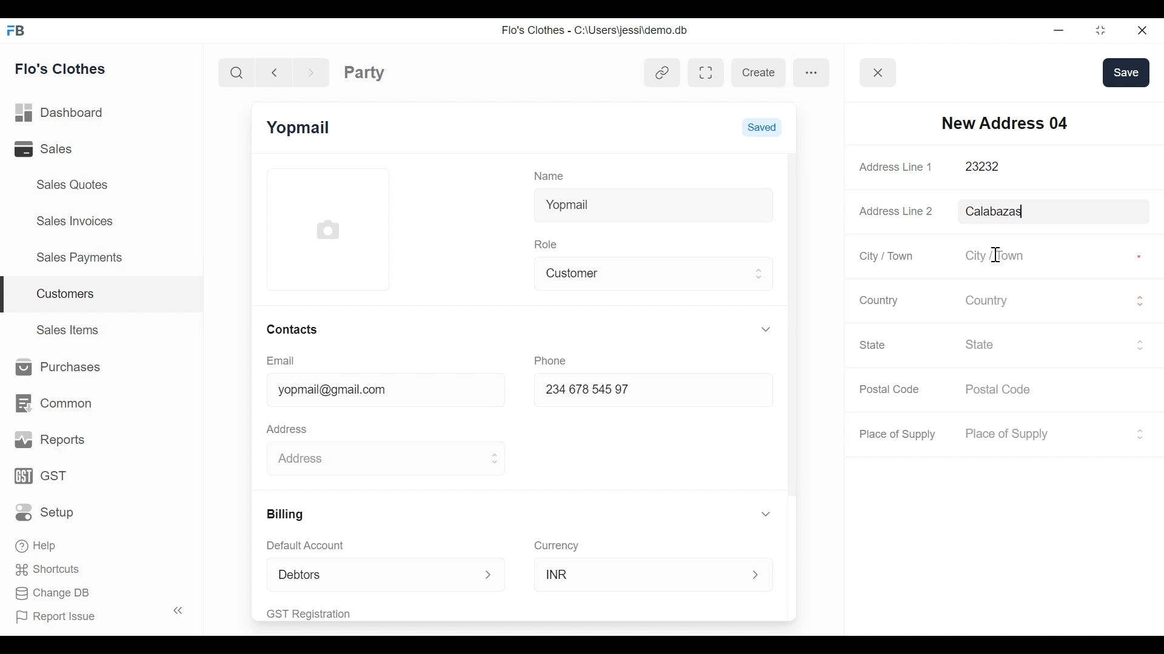 The width and height of the screenshot is (1164, 654). Describe the element at coordinates (60, 148) in the screenshot. I see `Sales` at that location.